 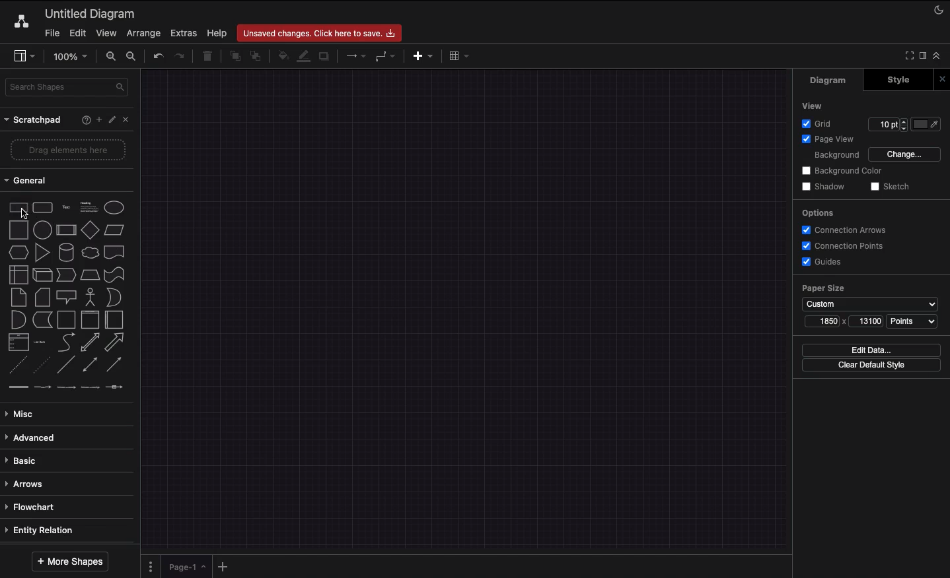 What do you see at coordinates (29, 179) in the screenshot?
I see `General` at bounding box center [29, 179].